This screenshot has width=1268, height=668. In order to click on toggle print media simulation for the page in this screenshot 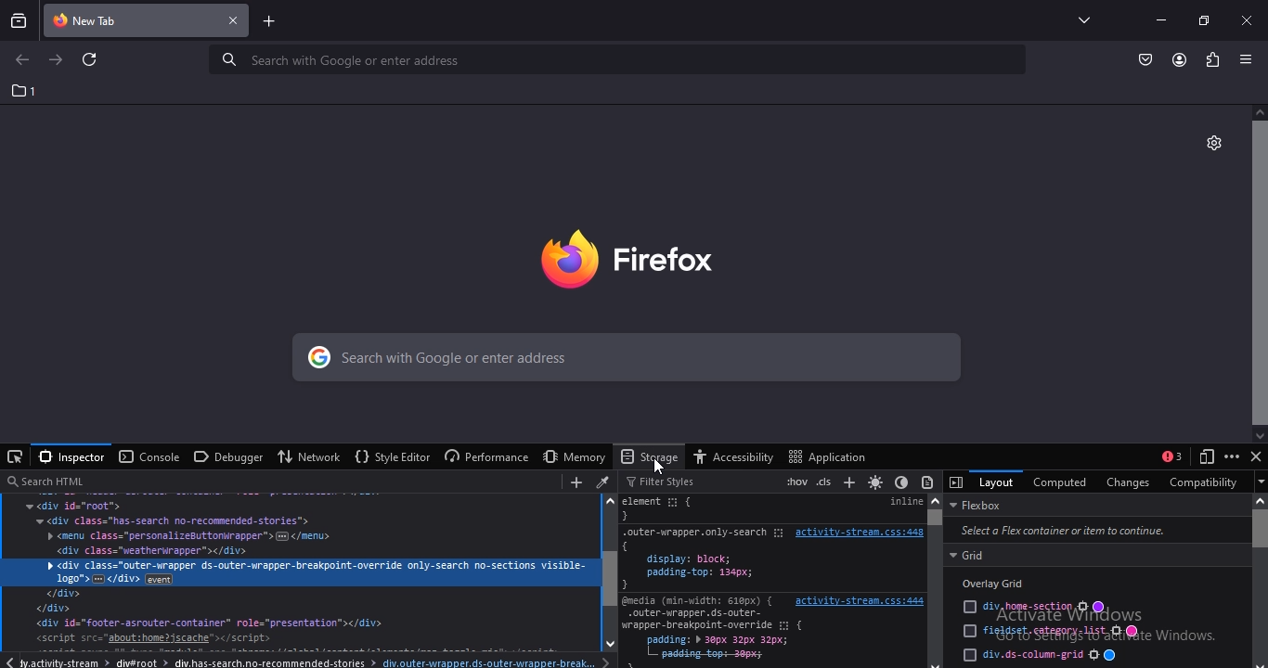, I will do `click(928, 482)`.